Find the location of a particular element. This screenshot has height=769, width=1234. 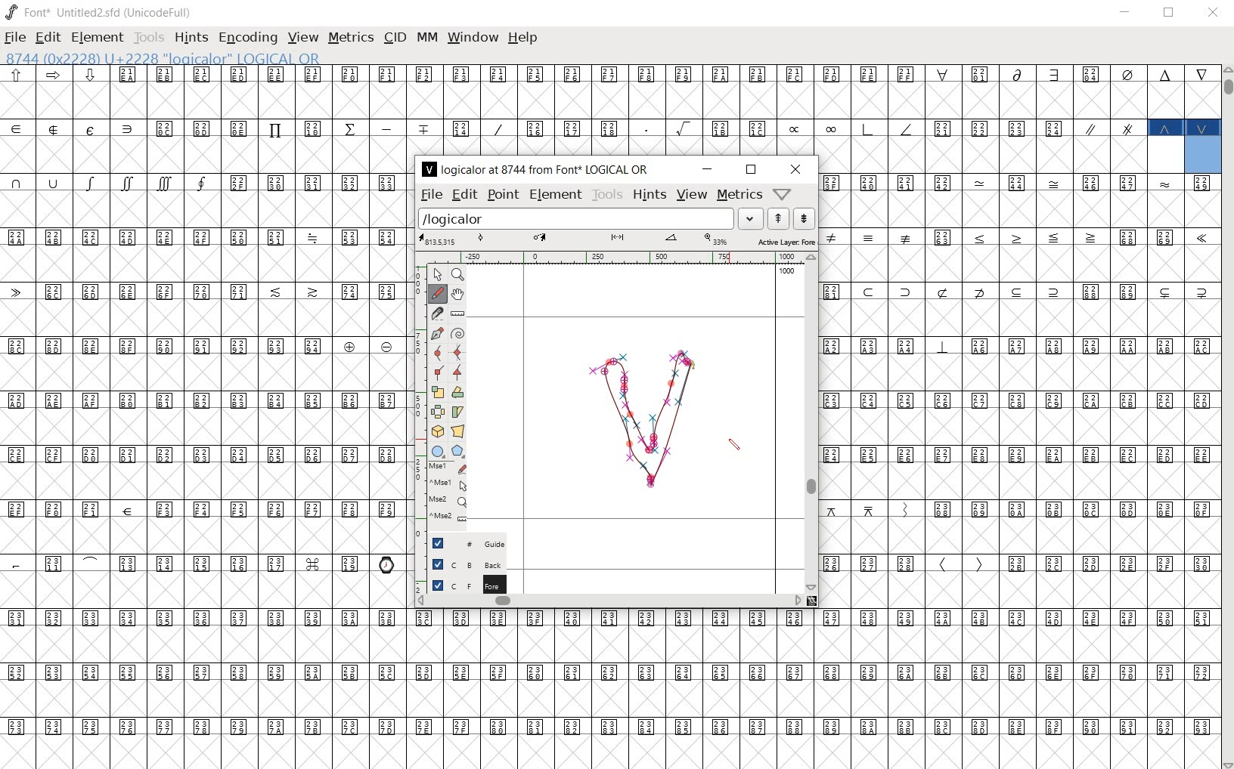

Rotate the selection is located at coordinates (457, 412).